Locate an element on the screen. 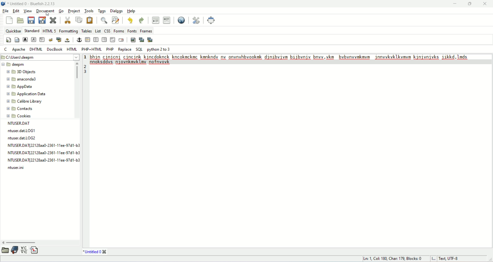  dialogs is located at coordinates (118, 11).